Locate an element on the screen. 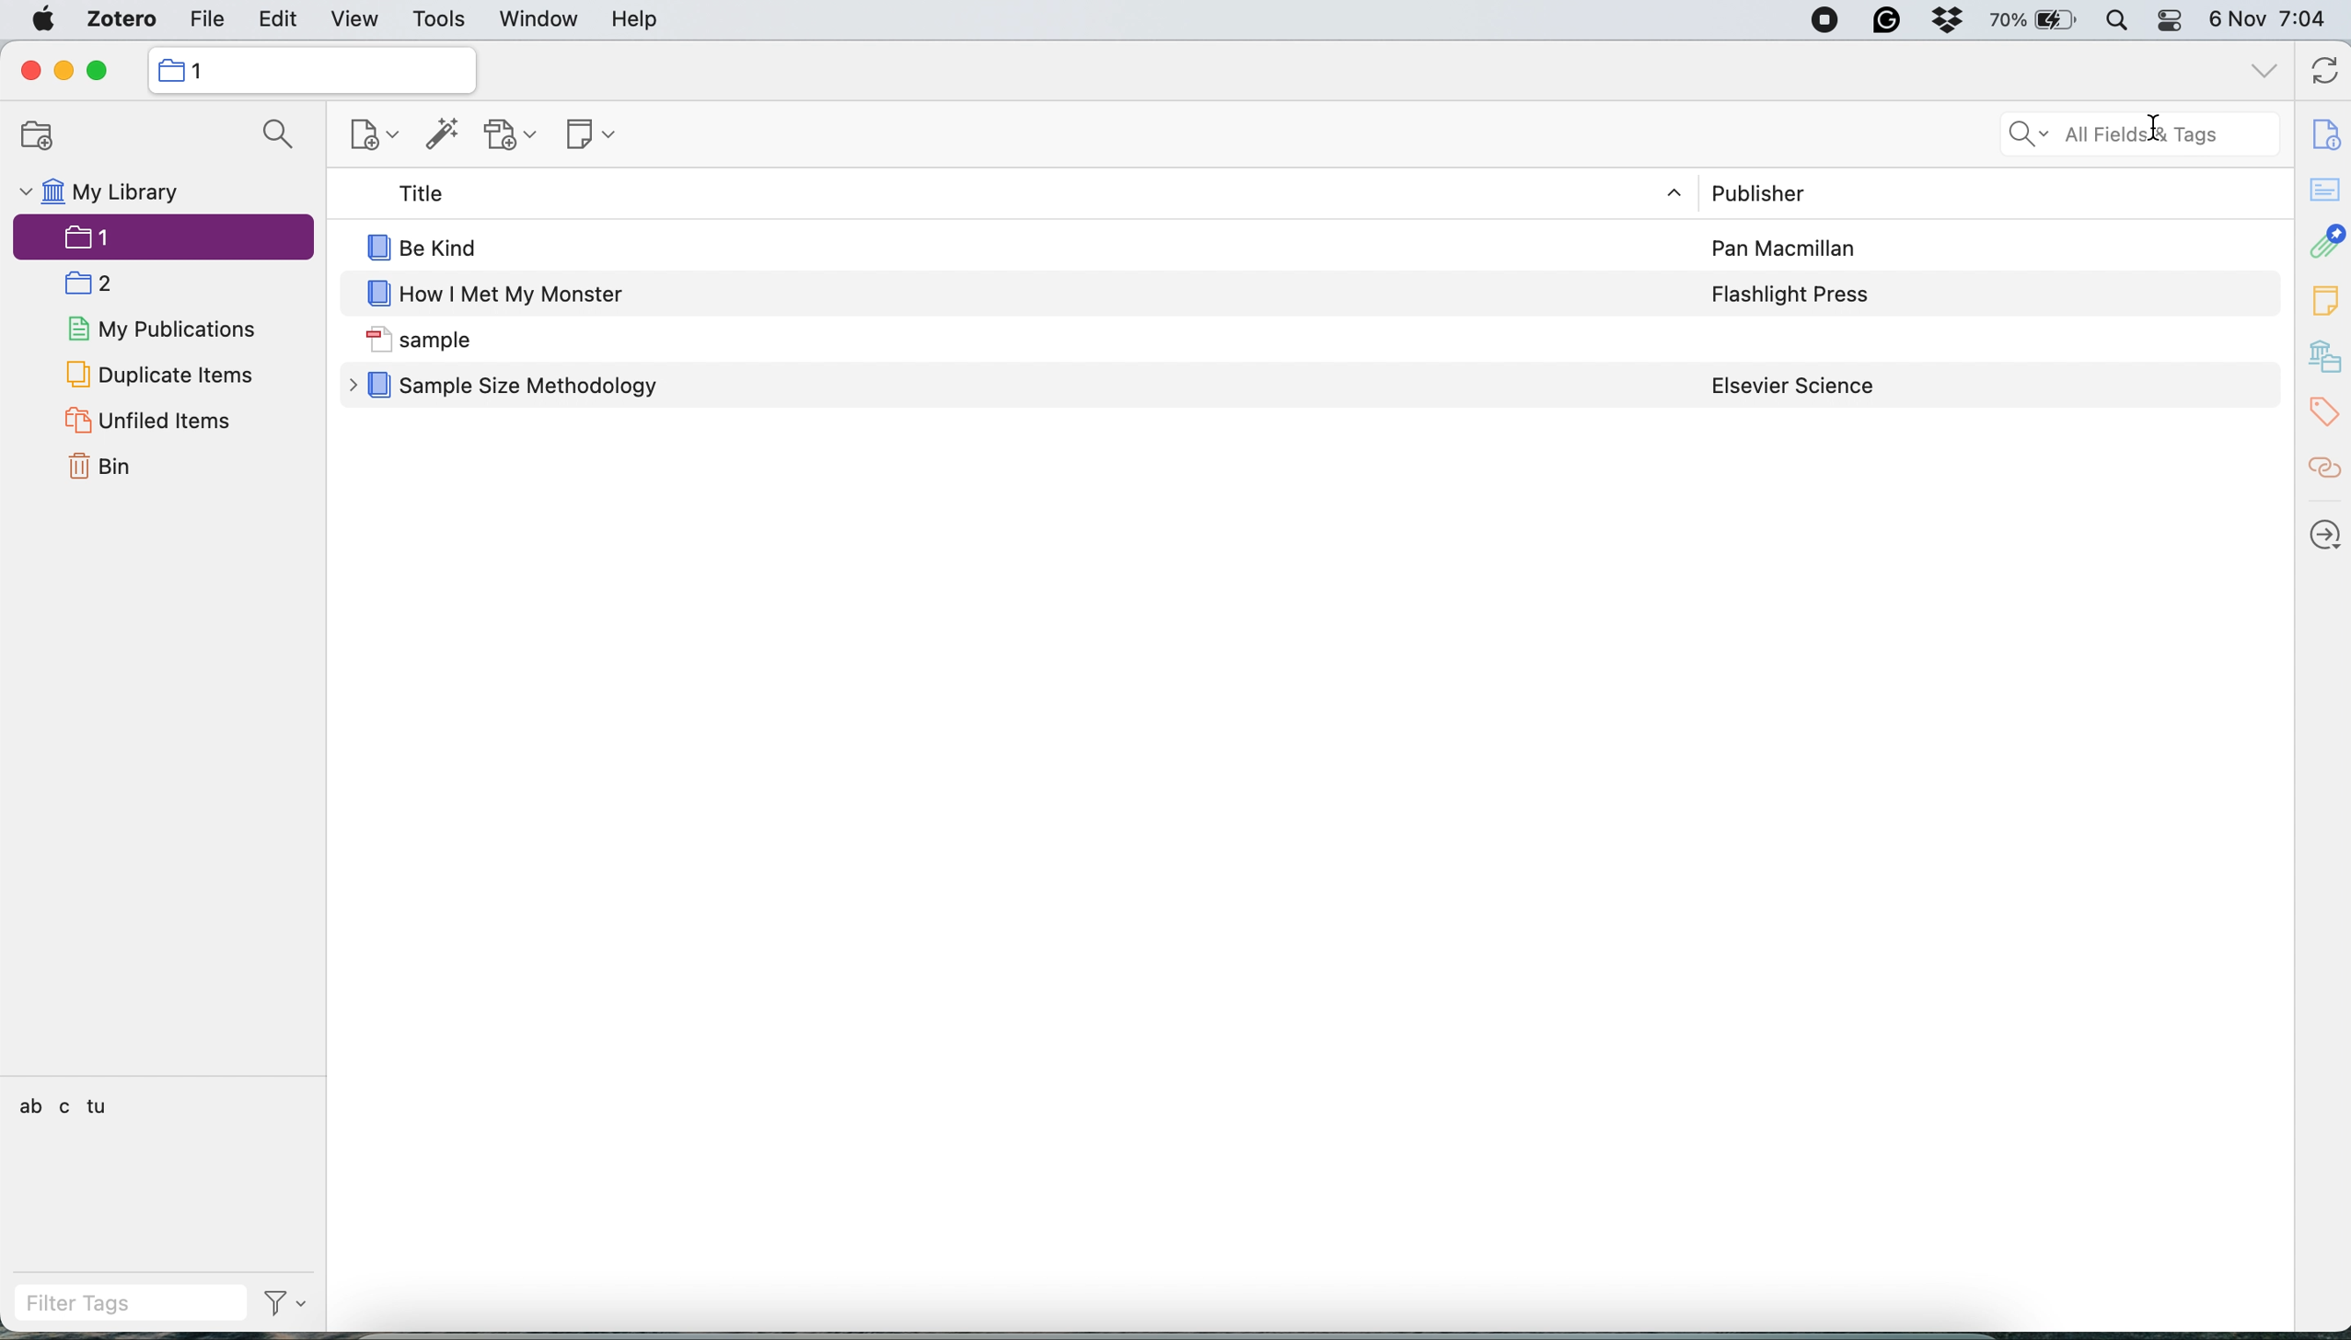  publisher is located at coordinates (1756, 191).